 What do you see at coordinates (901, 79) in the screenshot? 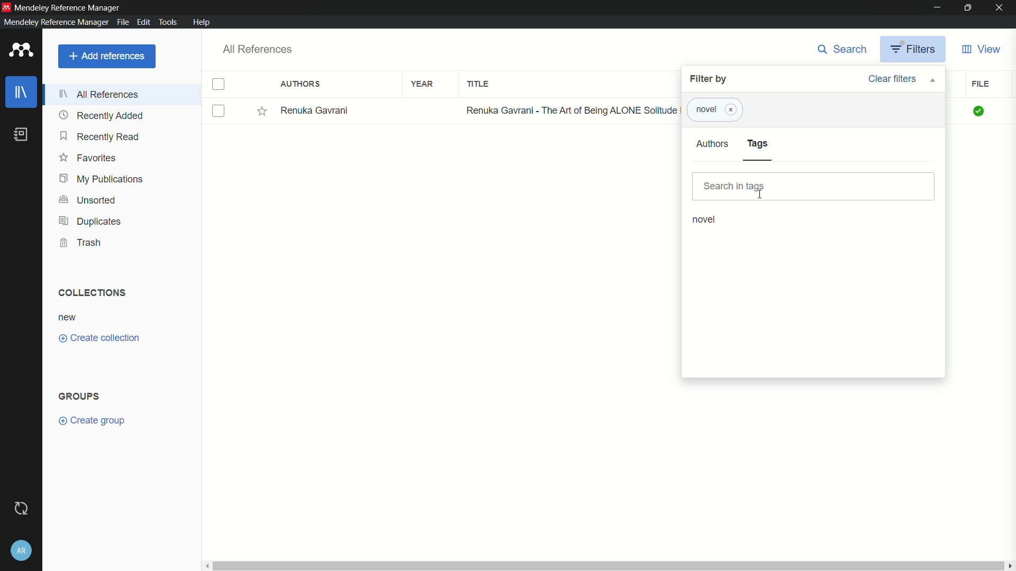
I see `clear filters` at bounding box center [901, 79].